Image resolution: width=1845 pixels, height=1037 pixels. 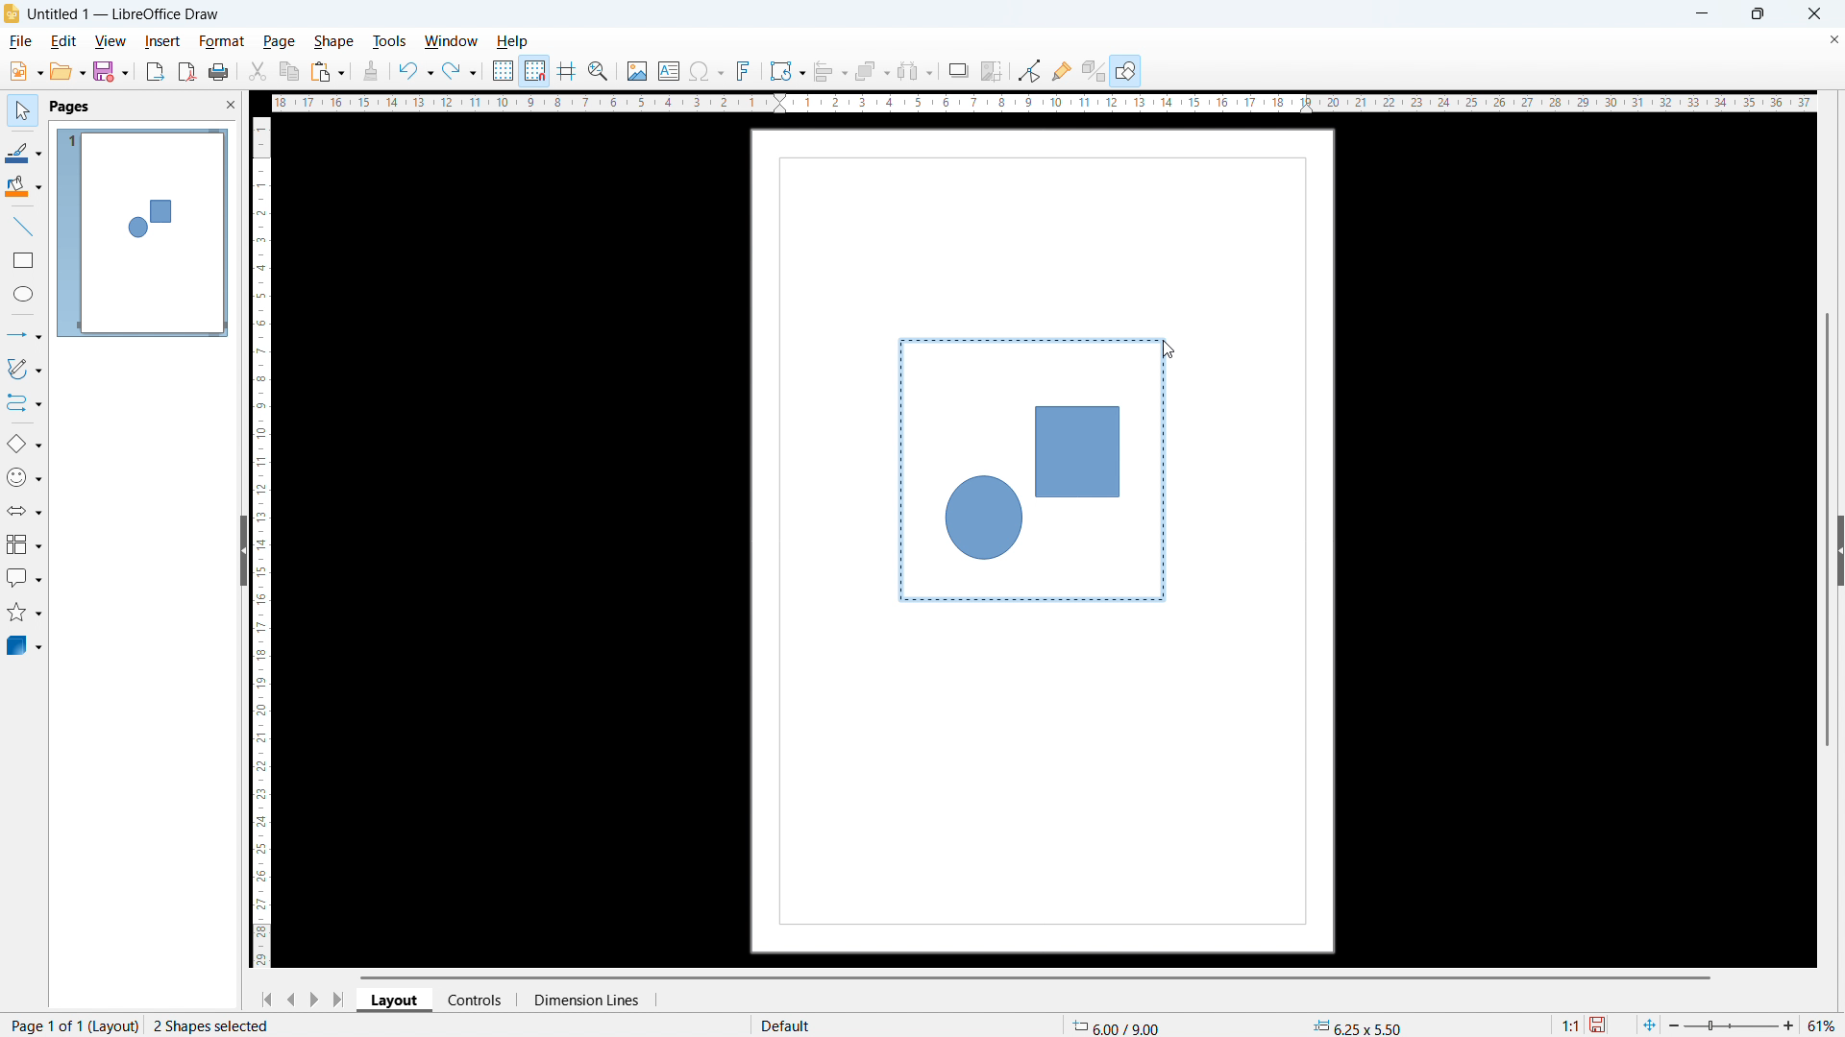 I want to click on vertical scrollbar, so click(x=1828, y=526).